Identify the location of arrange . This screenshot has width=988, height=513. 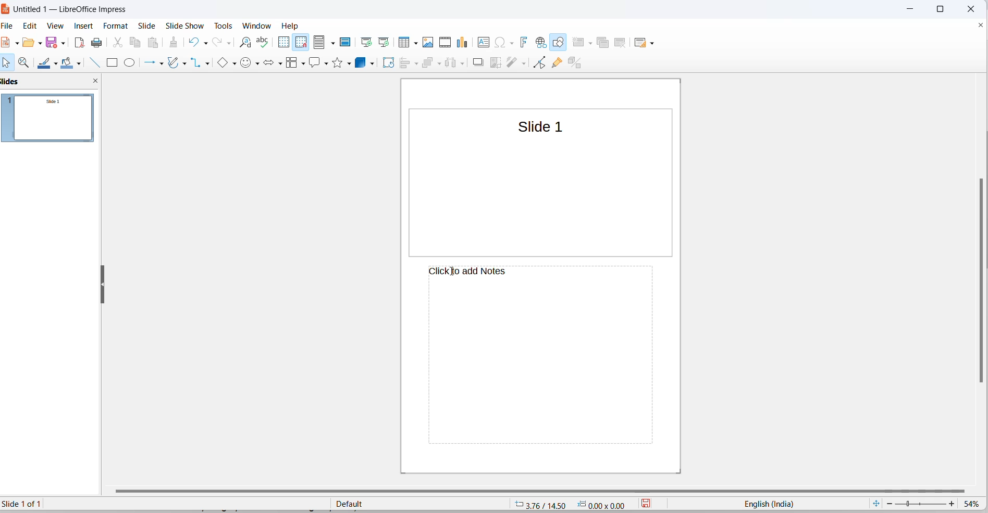
(428, 63).